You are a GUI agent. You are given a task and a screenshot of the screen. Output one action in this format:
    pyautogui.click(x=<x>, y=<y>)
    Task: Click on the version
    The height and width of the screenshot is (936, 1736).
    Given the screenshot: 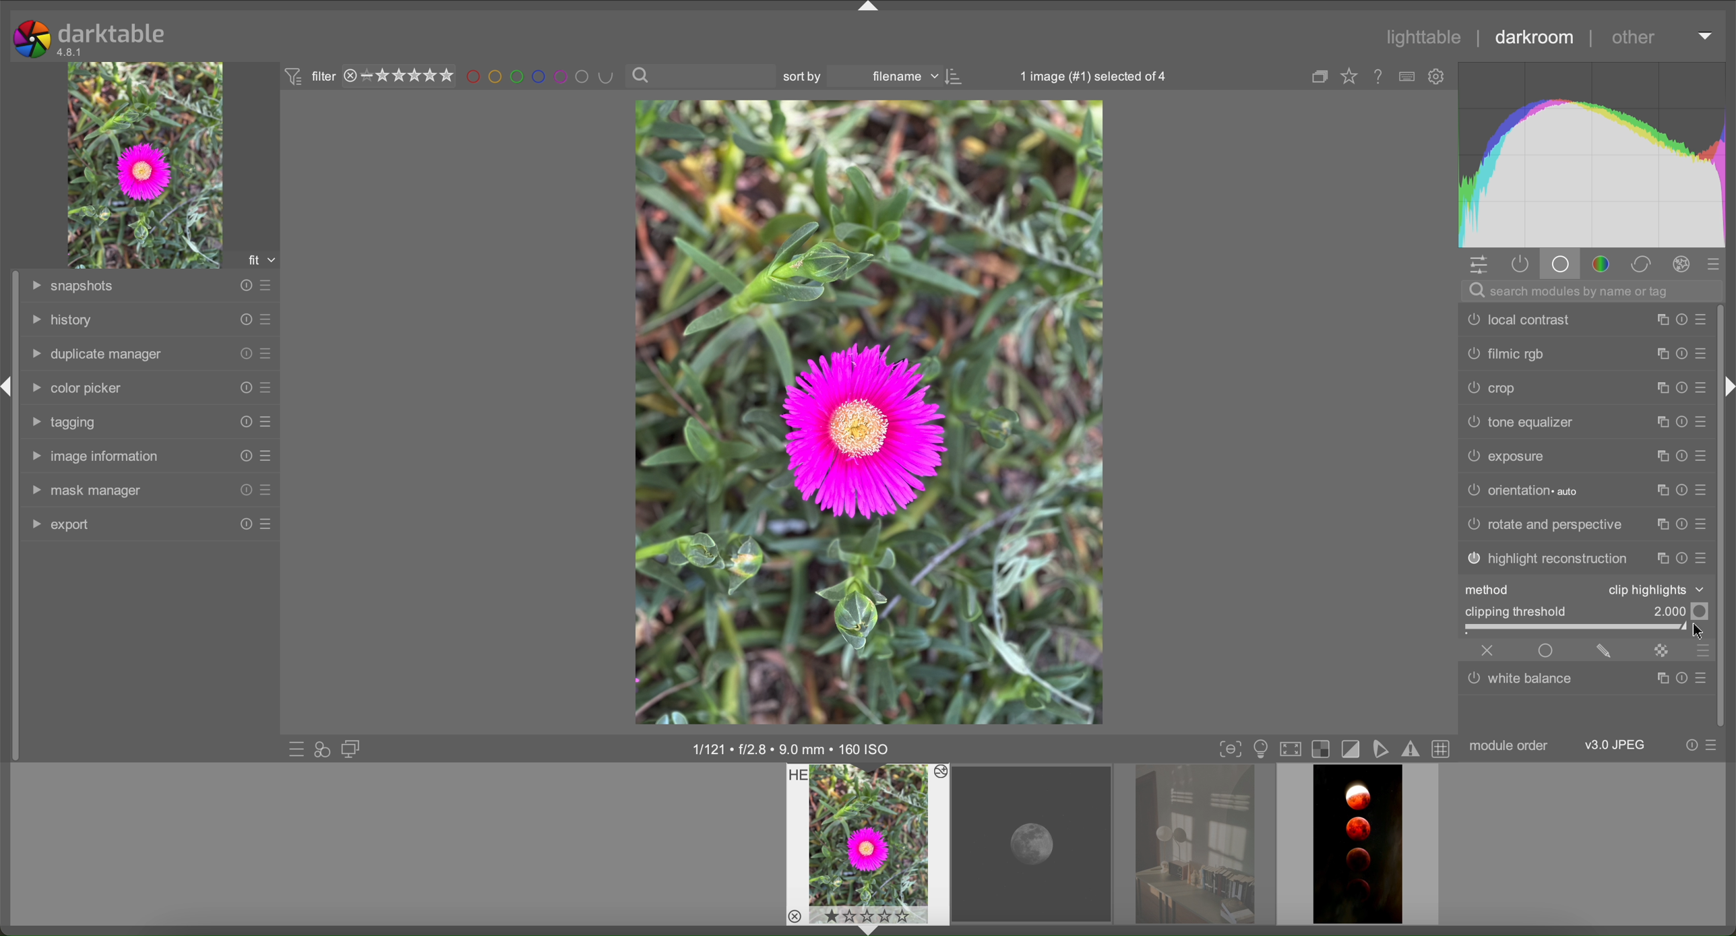 What is the action you would take?
    pyautogui.click(x=71, y=52)
    